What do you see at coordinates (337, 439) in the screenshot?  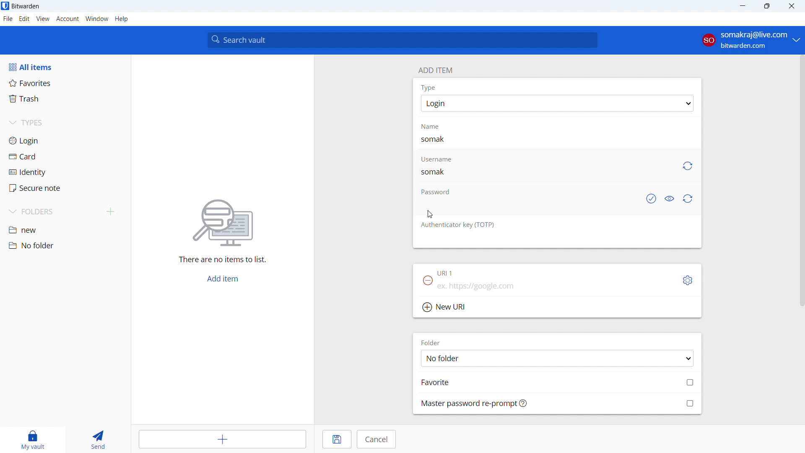 I see `save` at bounding box center [337, 439].